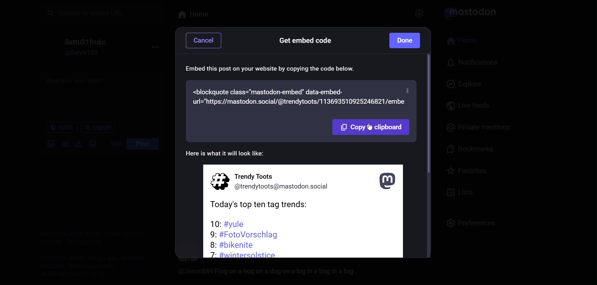 The width and height of the screenshot is (597, 285). I want to click on preview text, so click(232, 154).